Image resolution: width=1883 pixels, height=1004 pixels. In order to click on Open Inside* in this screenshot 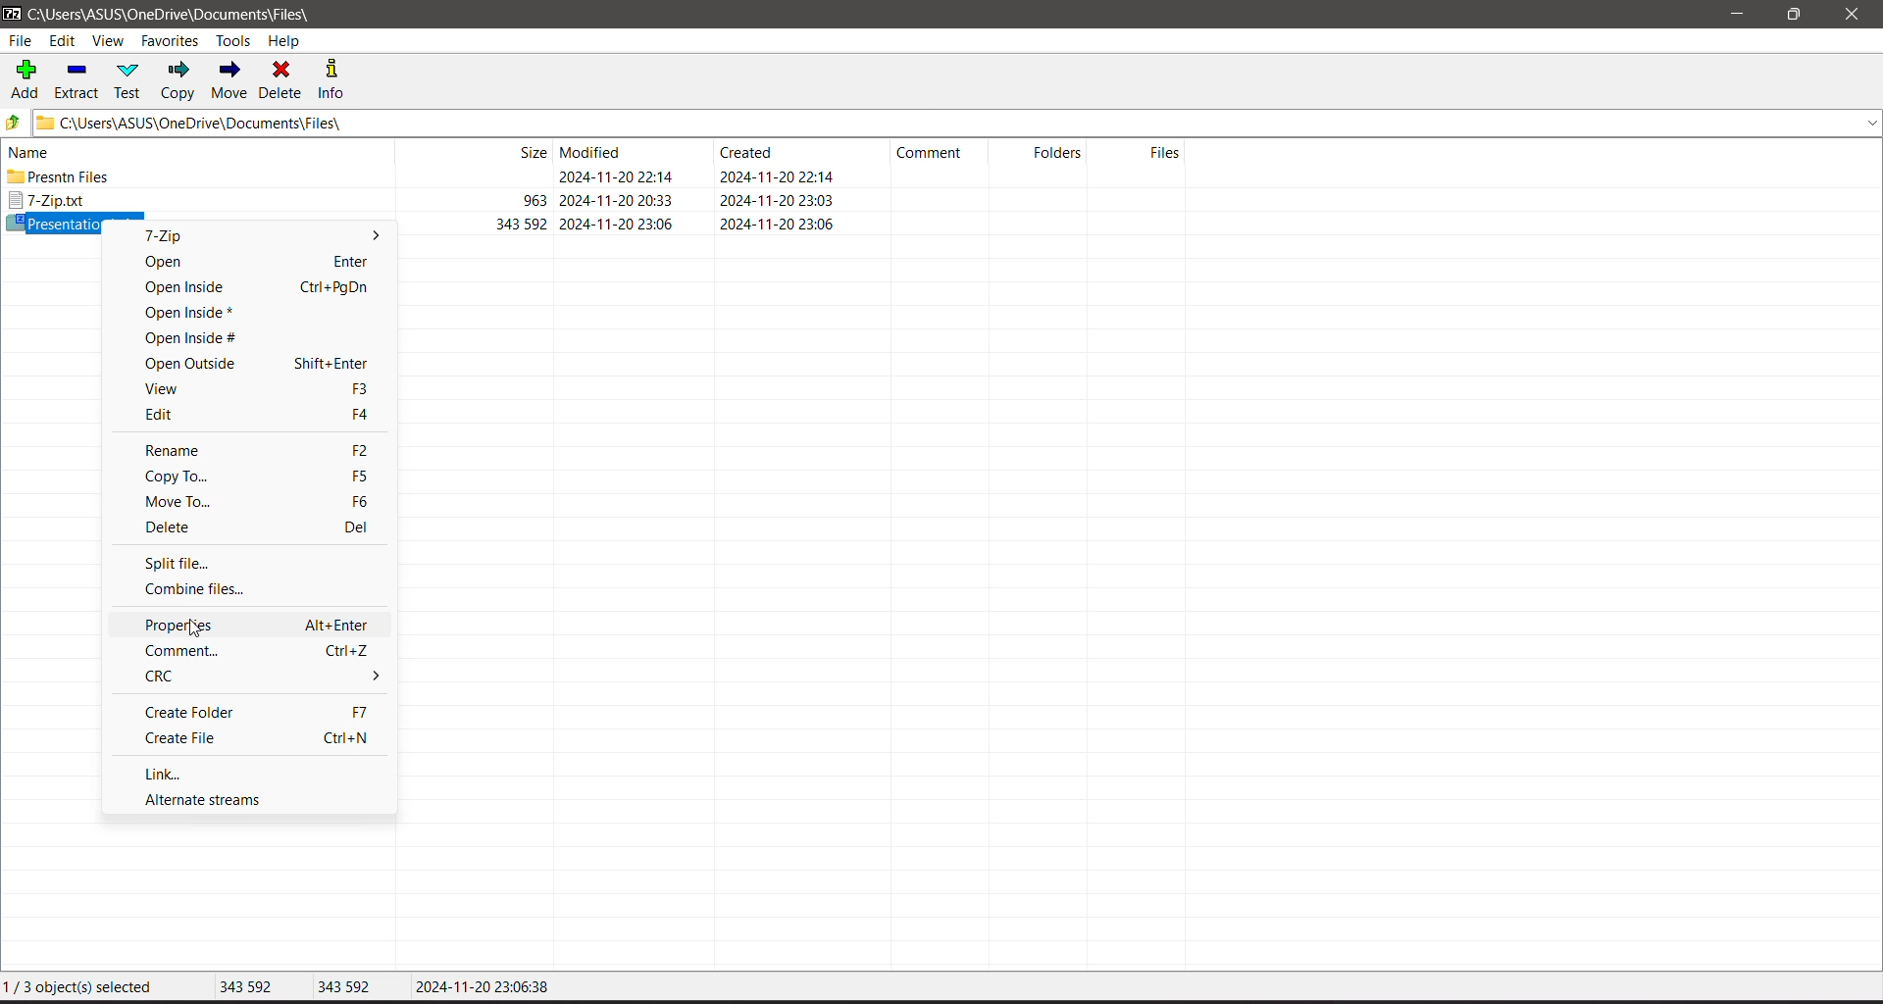, I will do `click(178, 313)`.